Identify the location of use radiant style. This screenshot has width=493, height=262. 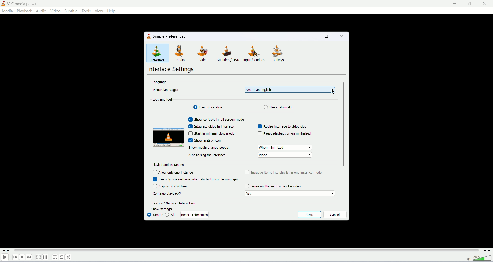
(209, 107).